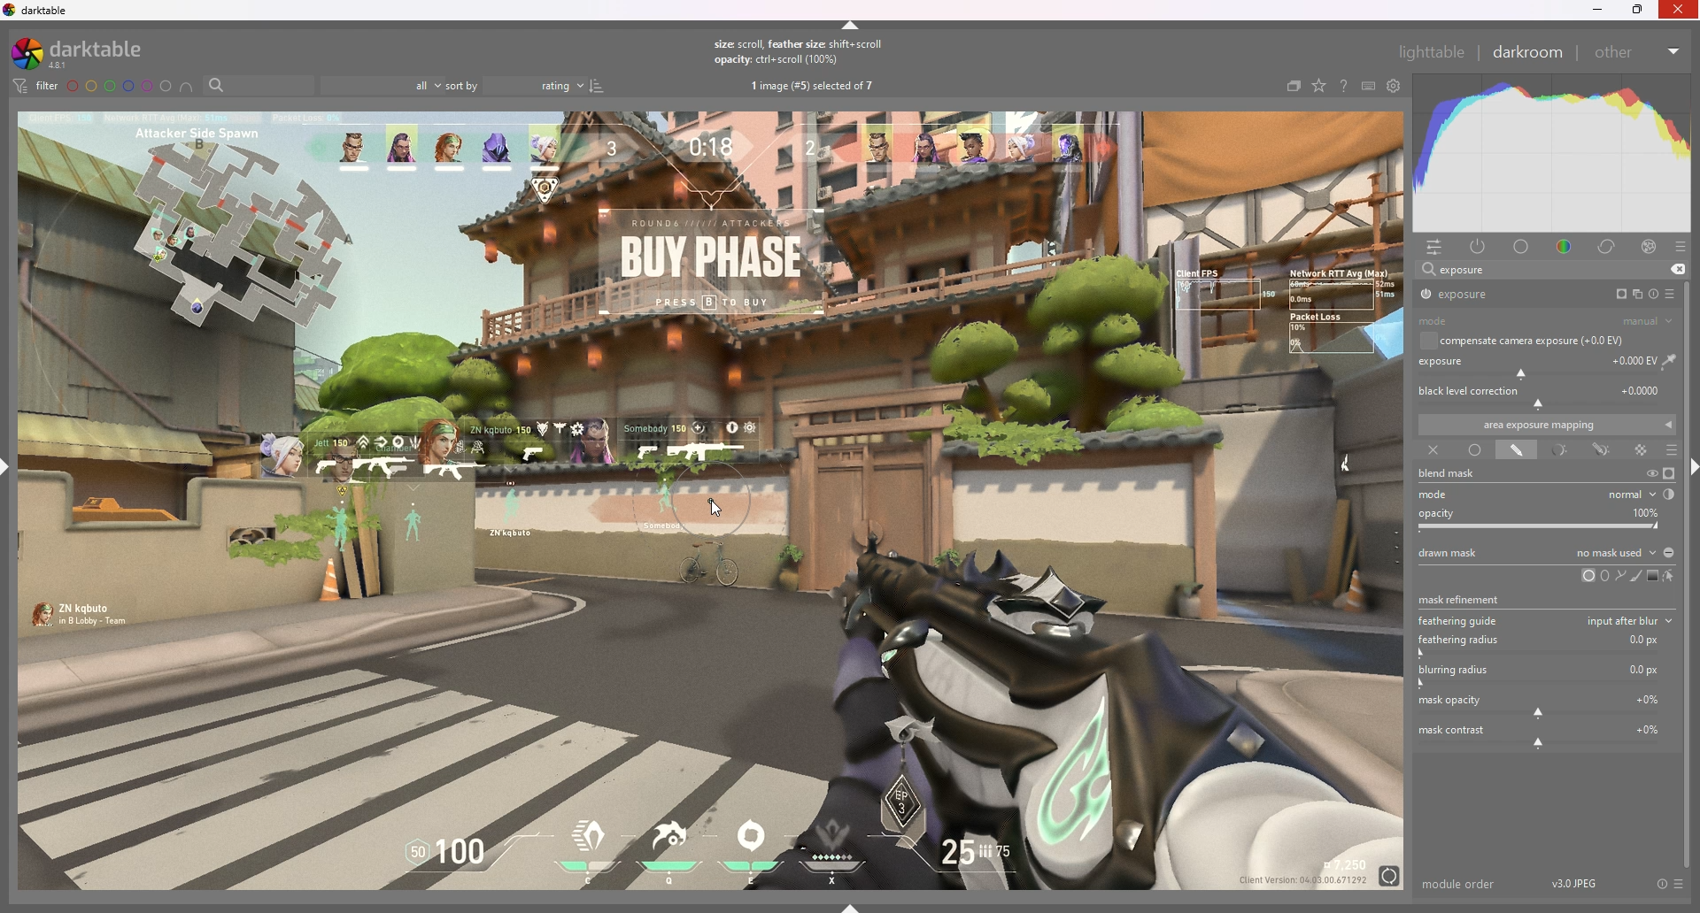  What do you see at coordinates (1432, 51) in the screenshot?
I see `lighttable` at bounding box center [1432, 51].